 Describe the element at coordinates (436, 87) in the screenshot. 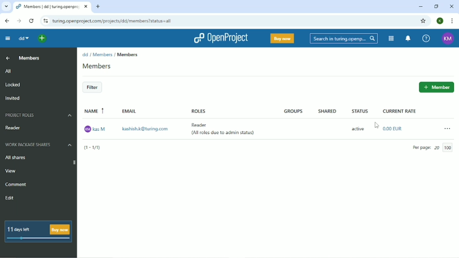

I see `Add Member` at that location.